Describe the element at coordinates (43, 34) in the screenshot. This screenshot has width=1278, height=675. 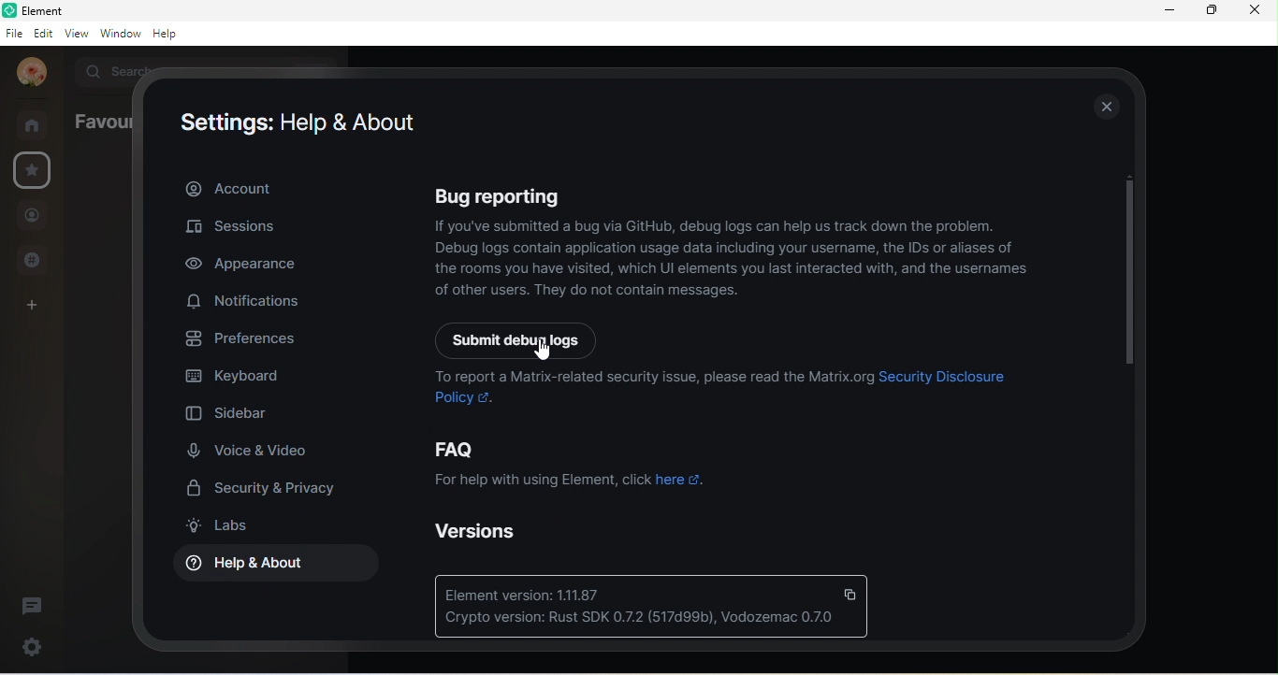
I see `edit` at that location.